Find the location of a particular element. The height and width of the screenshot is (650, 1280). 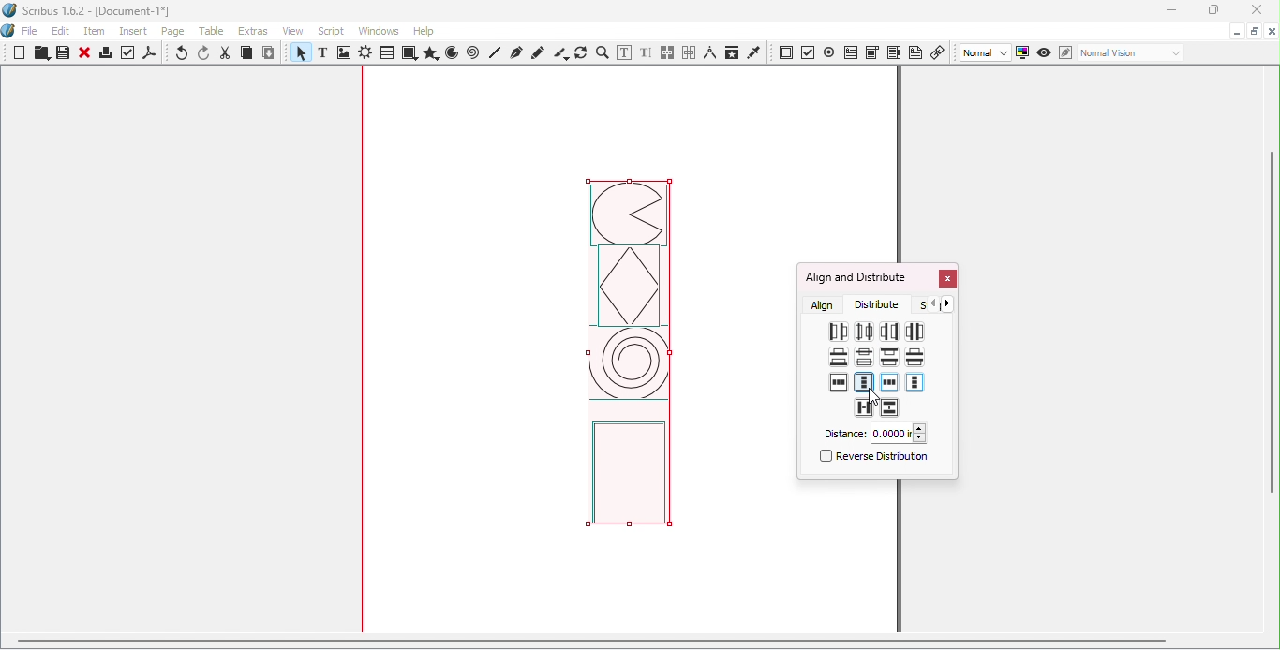

Edit contents of frame is located at coordinates (623, 52).